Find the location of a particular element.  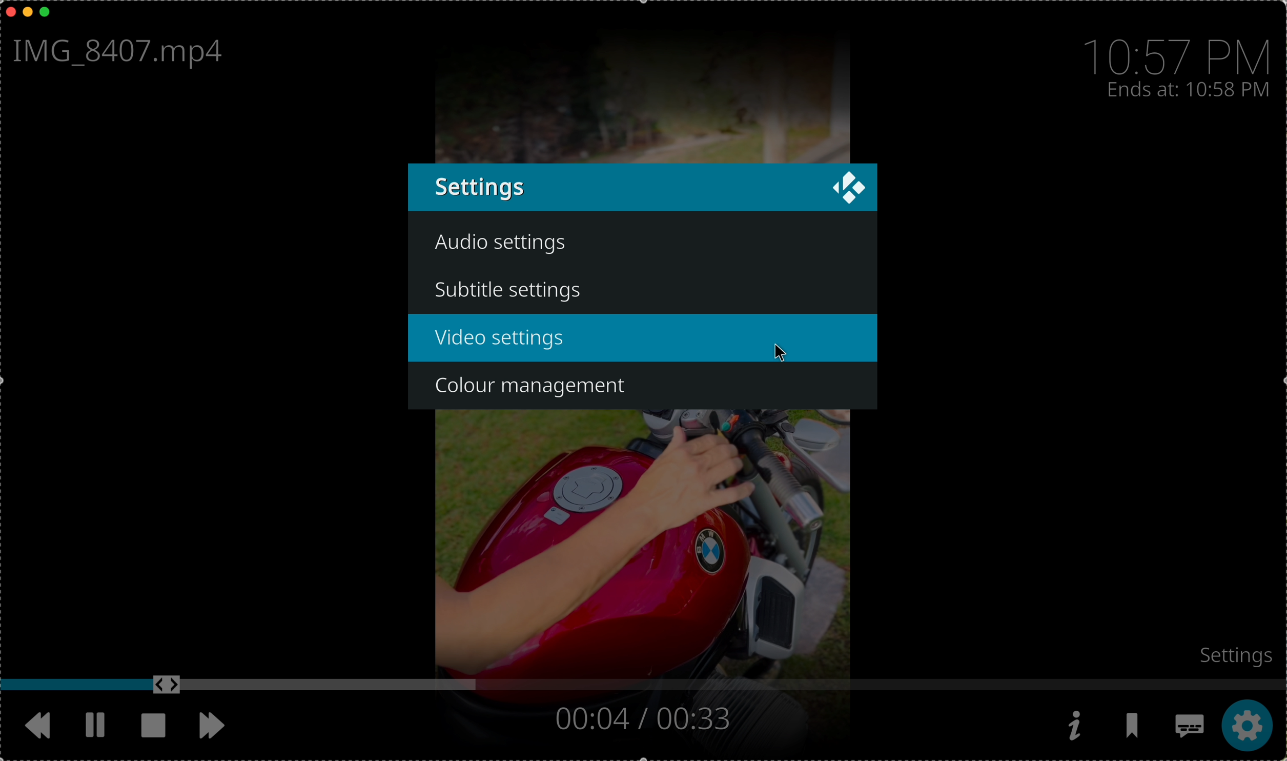

10:57 PM is located at coordinates (1181, 49).